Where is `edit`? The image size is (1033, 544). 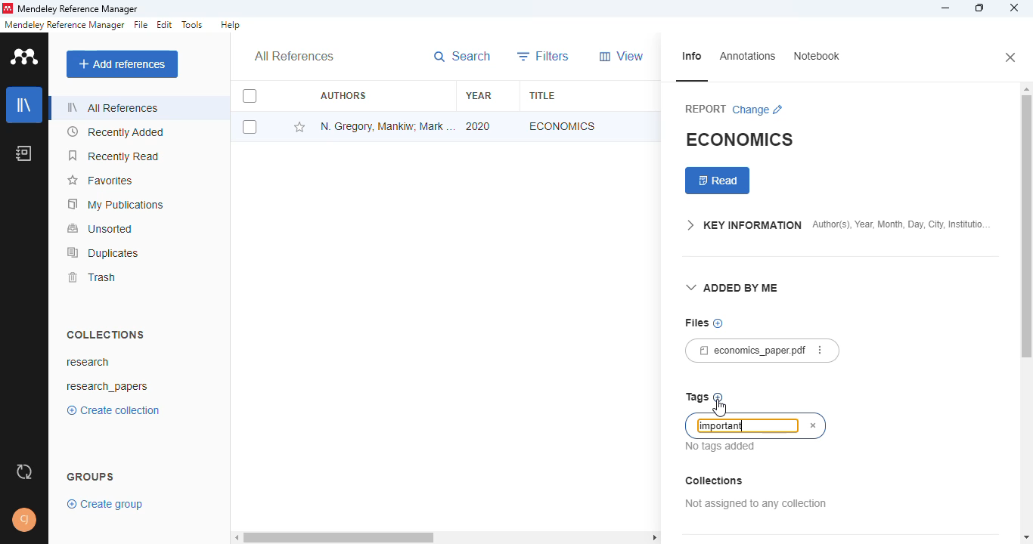 edit is located at coordinates (166, 24).